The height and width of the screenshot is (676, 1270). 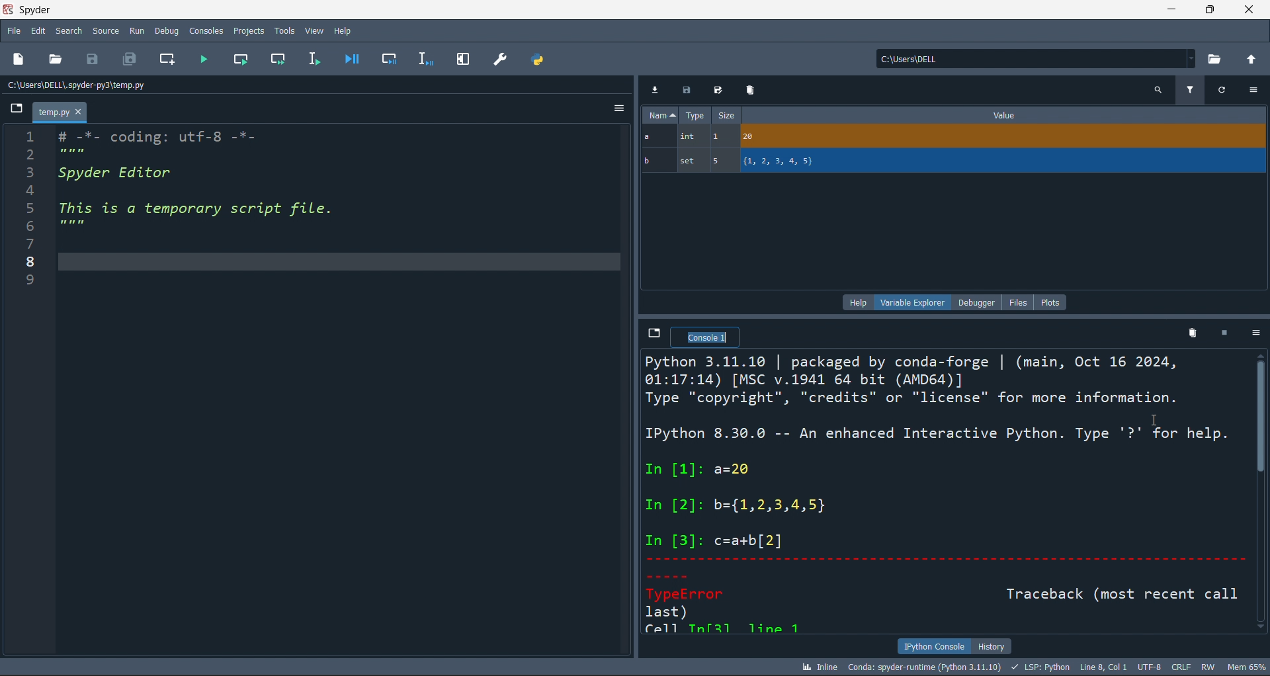 What do you see at coordinates (931, 646) in the screenshot?
I see `ipython console` at bounding box center [931, 646].